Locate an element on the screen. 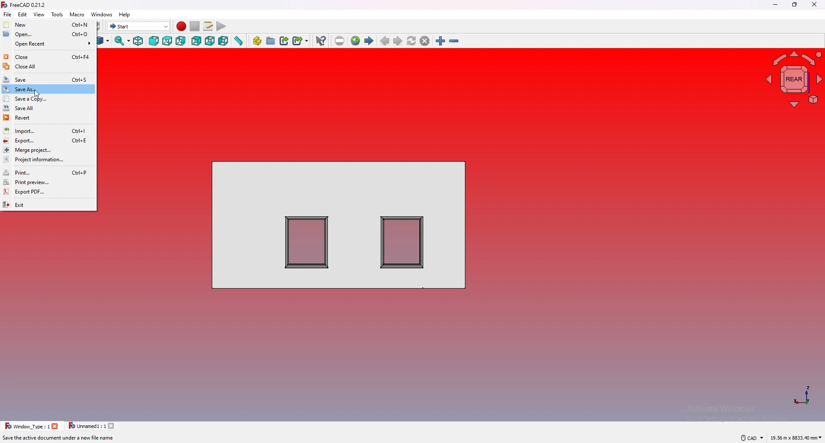 The height and width of the screenshot is (443, 825). import ctrl+i is located at coordinates (48, 131).